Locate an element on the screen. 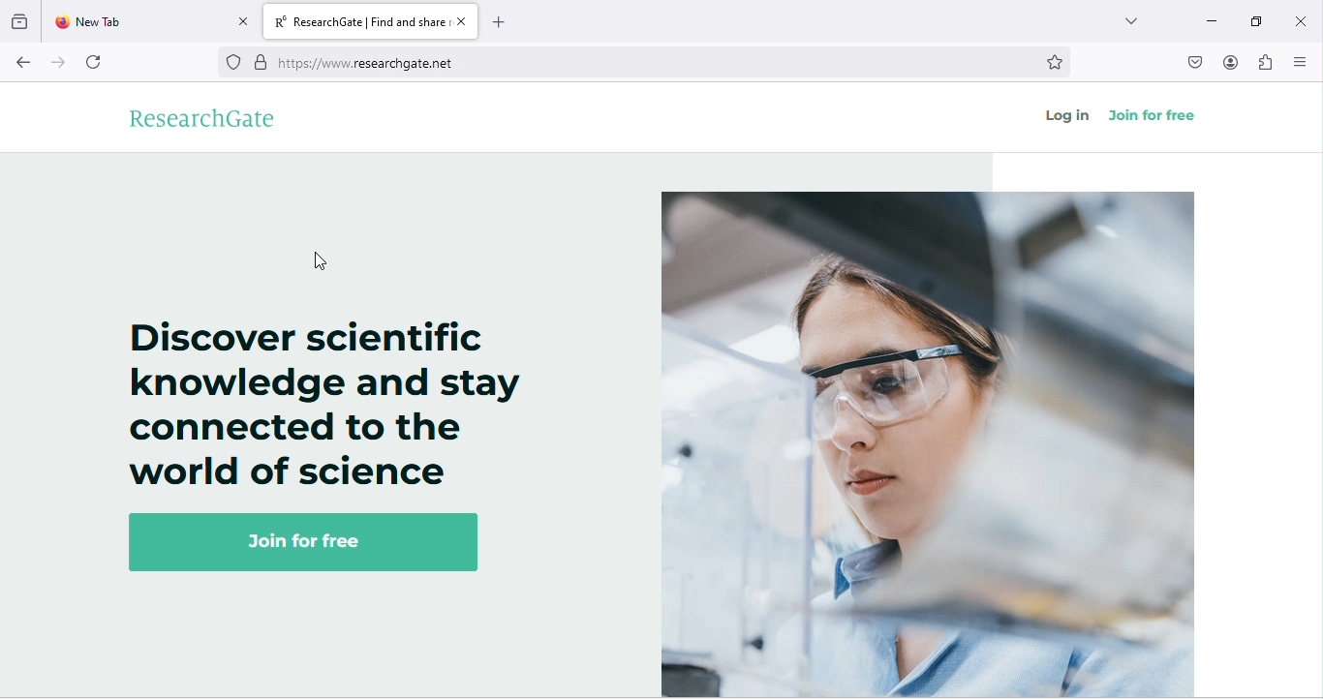 Image resolution: width=1323 pixels, height=699 pixels. new tab is located at coordinates (150, 23).